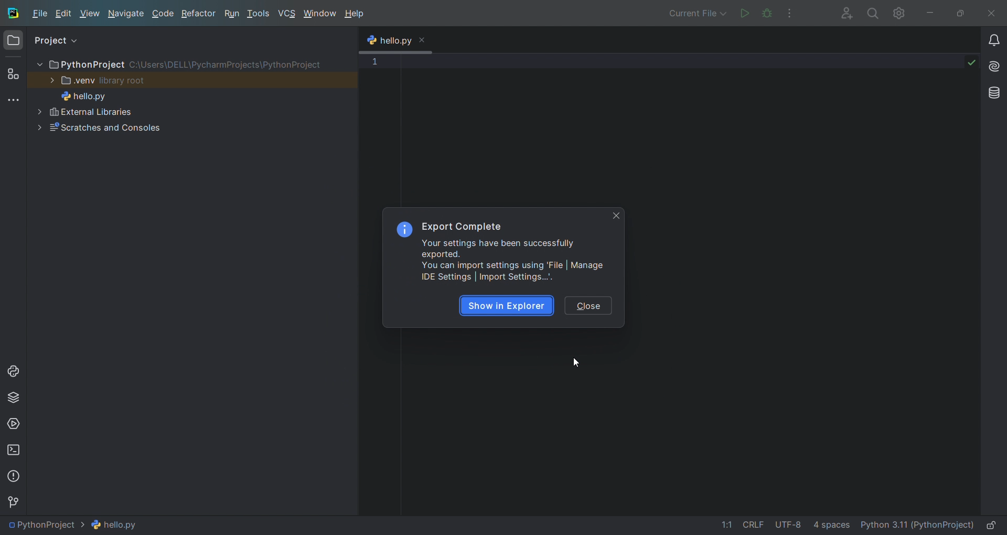  What do you see at coordinates (498, 249) in the screenshot?
I see `Your settings have been successfully exported.` at bounding box center [498, 249].